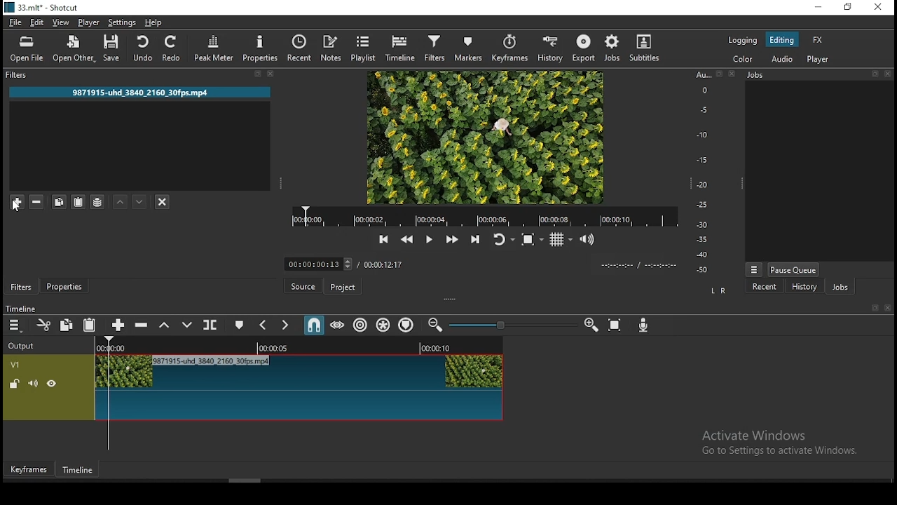 The image size is (897, 505). Describe the element at coordinates (731, 74) in the screenshot. I see `close` at that location.